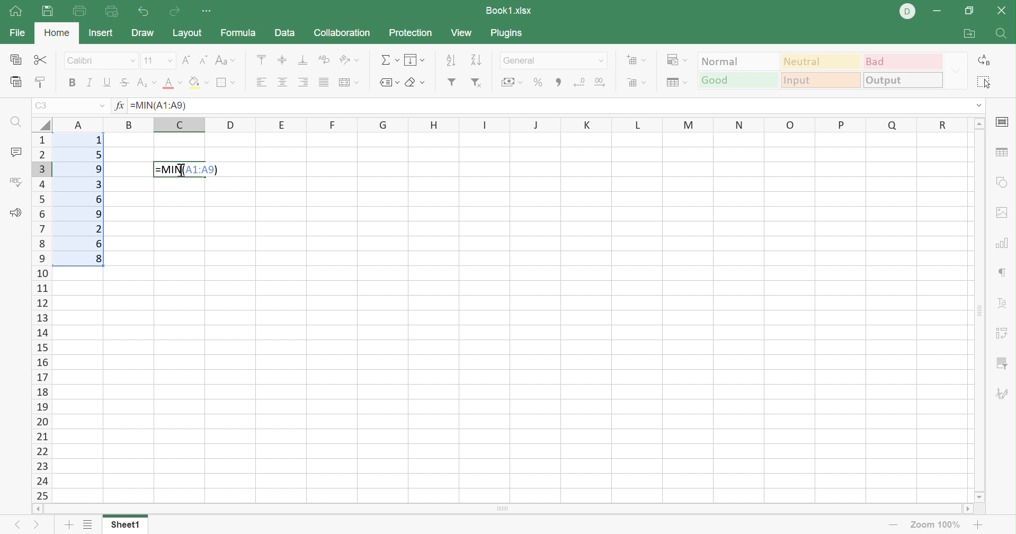 The height and width of the screenshot is (534, 1016). I want to click on Superscript / subscript, so click(146, 83).